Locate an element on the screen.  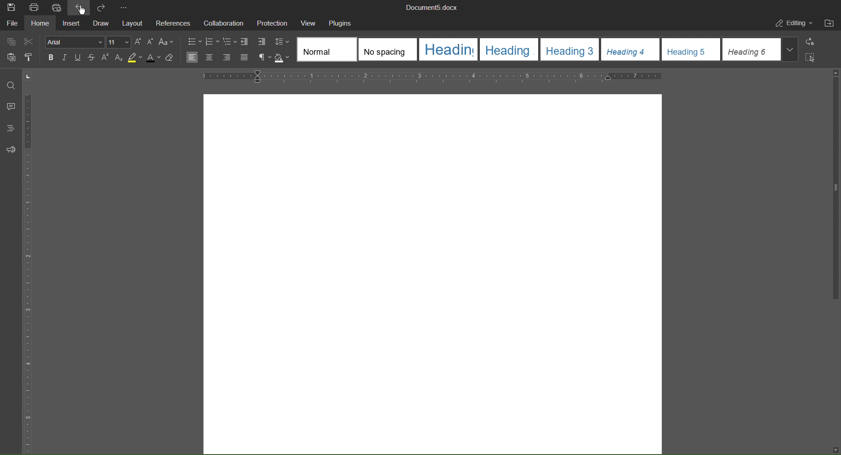
Horizontal Ruler is located at coordinates (434, 76).